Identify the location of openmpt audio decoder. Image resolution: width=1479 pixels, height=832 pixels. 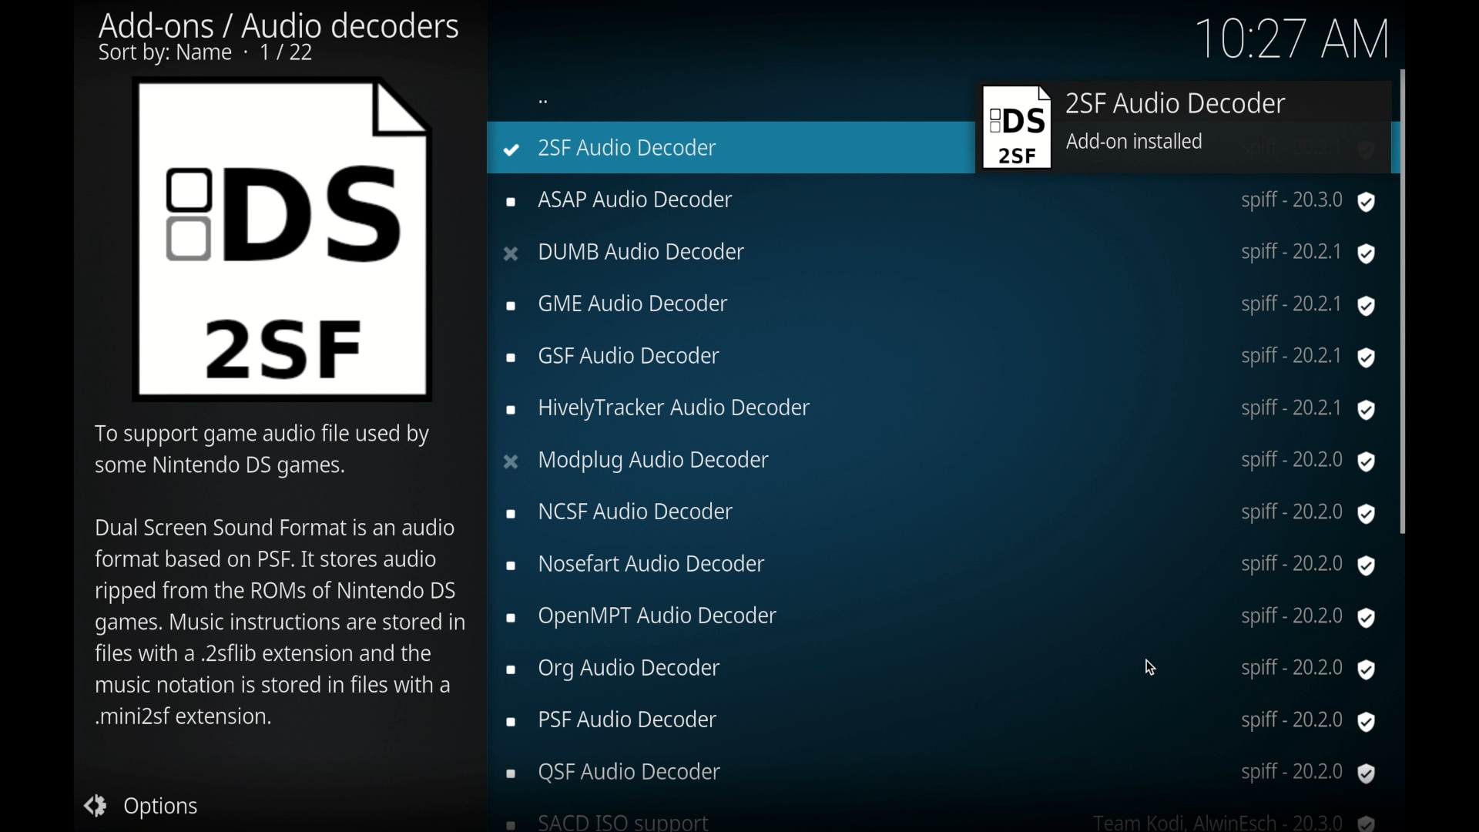
(940, 618).